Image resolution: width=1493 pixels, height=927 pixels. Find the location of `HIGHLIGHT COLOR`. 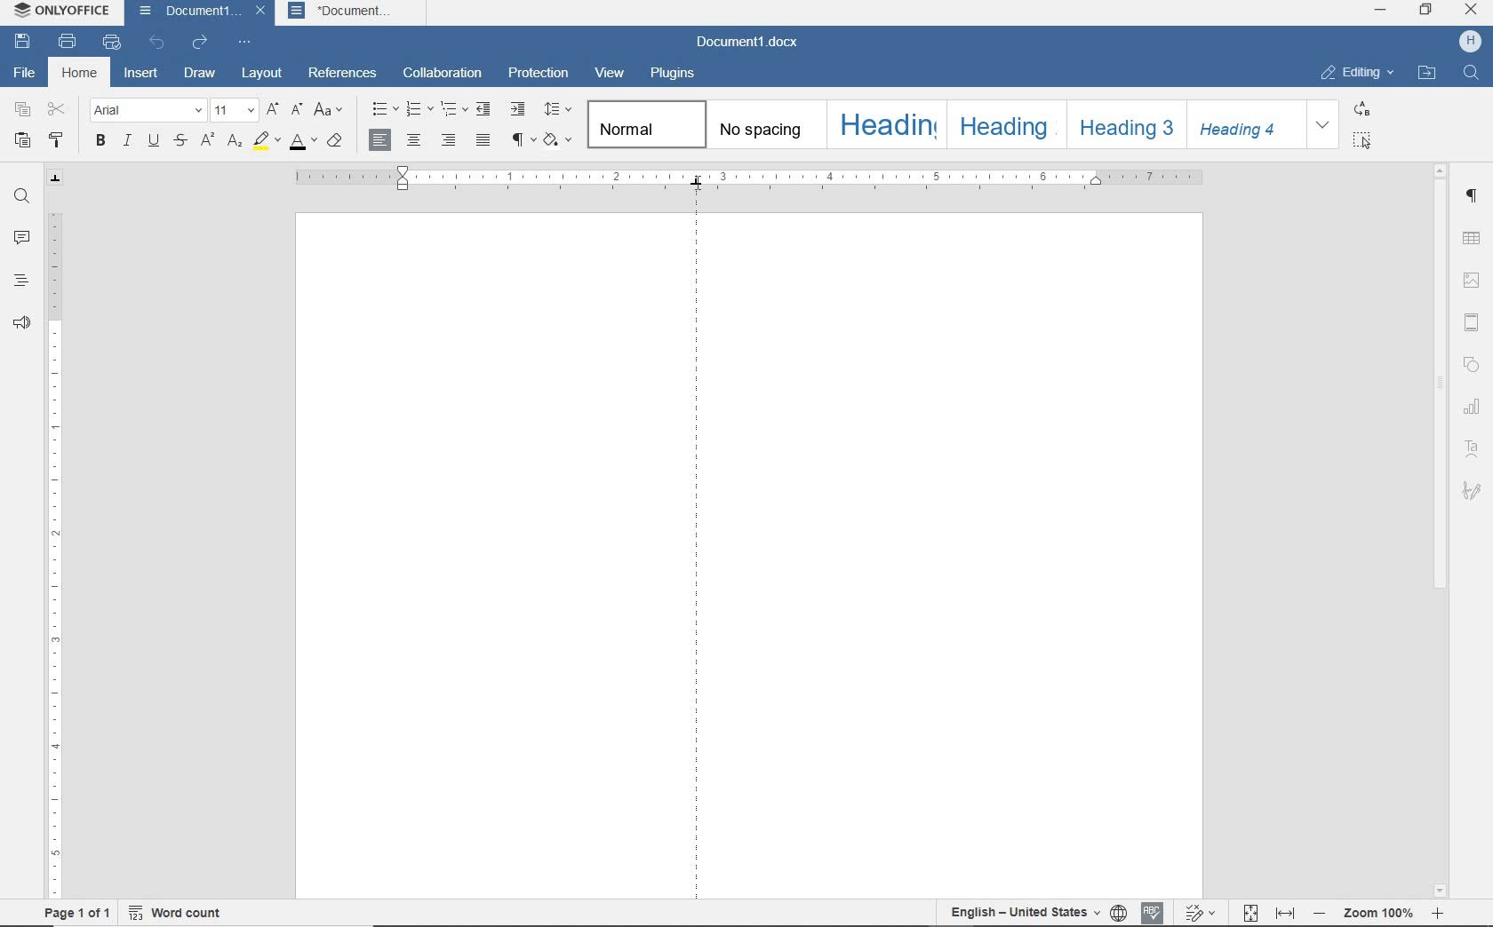

HIGHLIGHT COLOR is located at coordinates (266, 141).